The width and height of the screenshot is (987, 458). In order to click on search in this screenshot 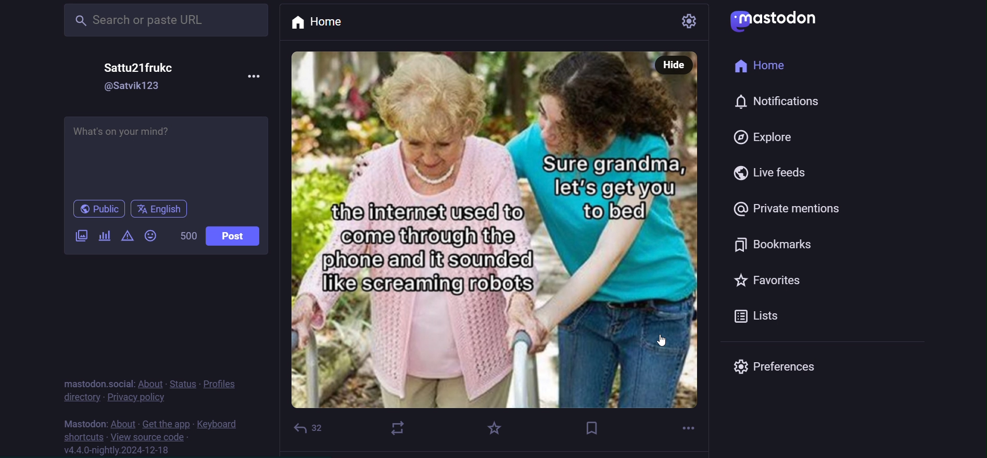, I will do `click(166, 21)`.